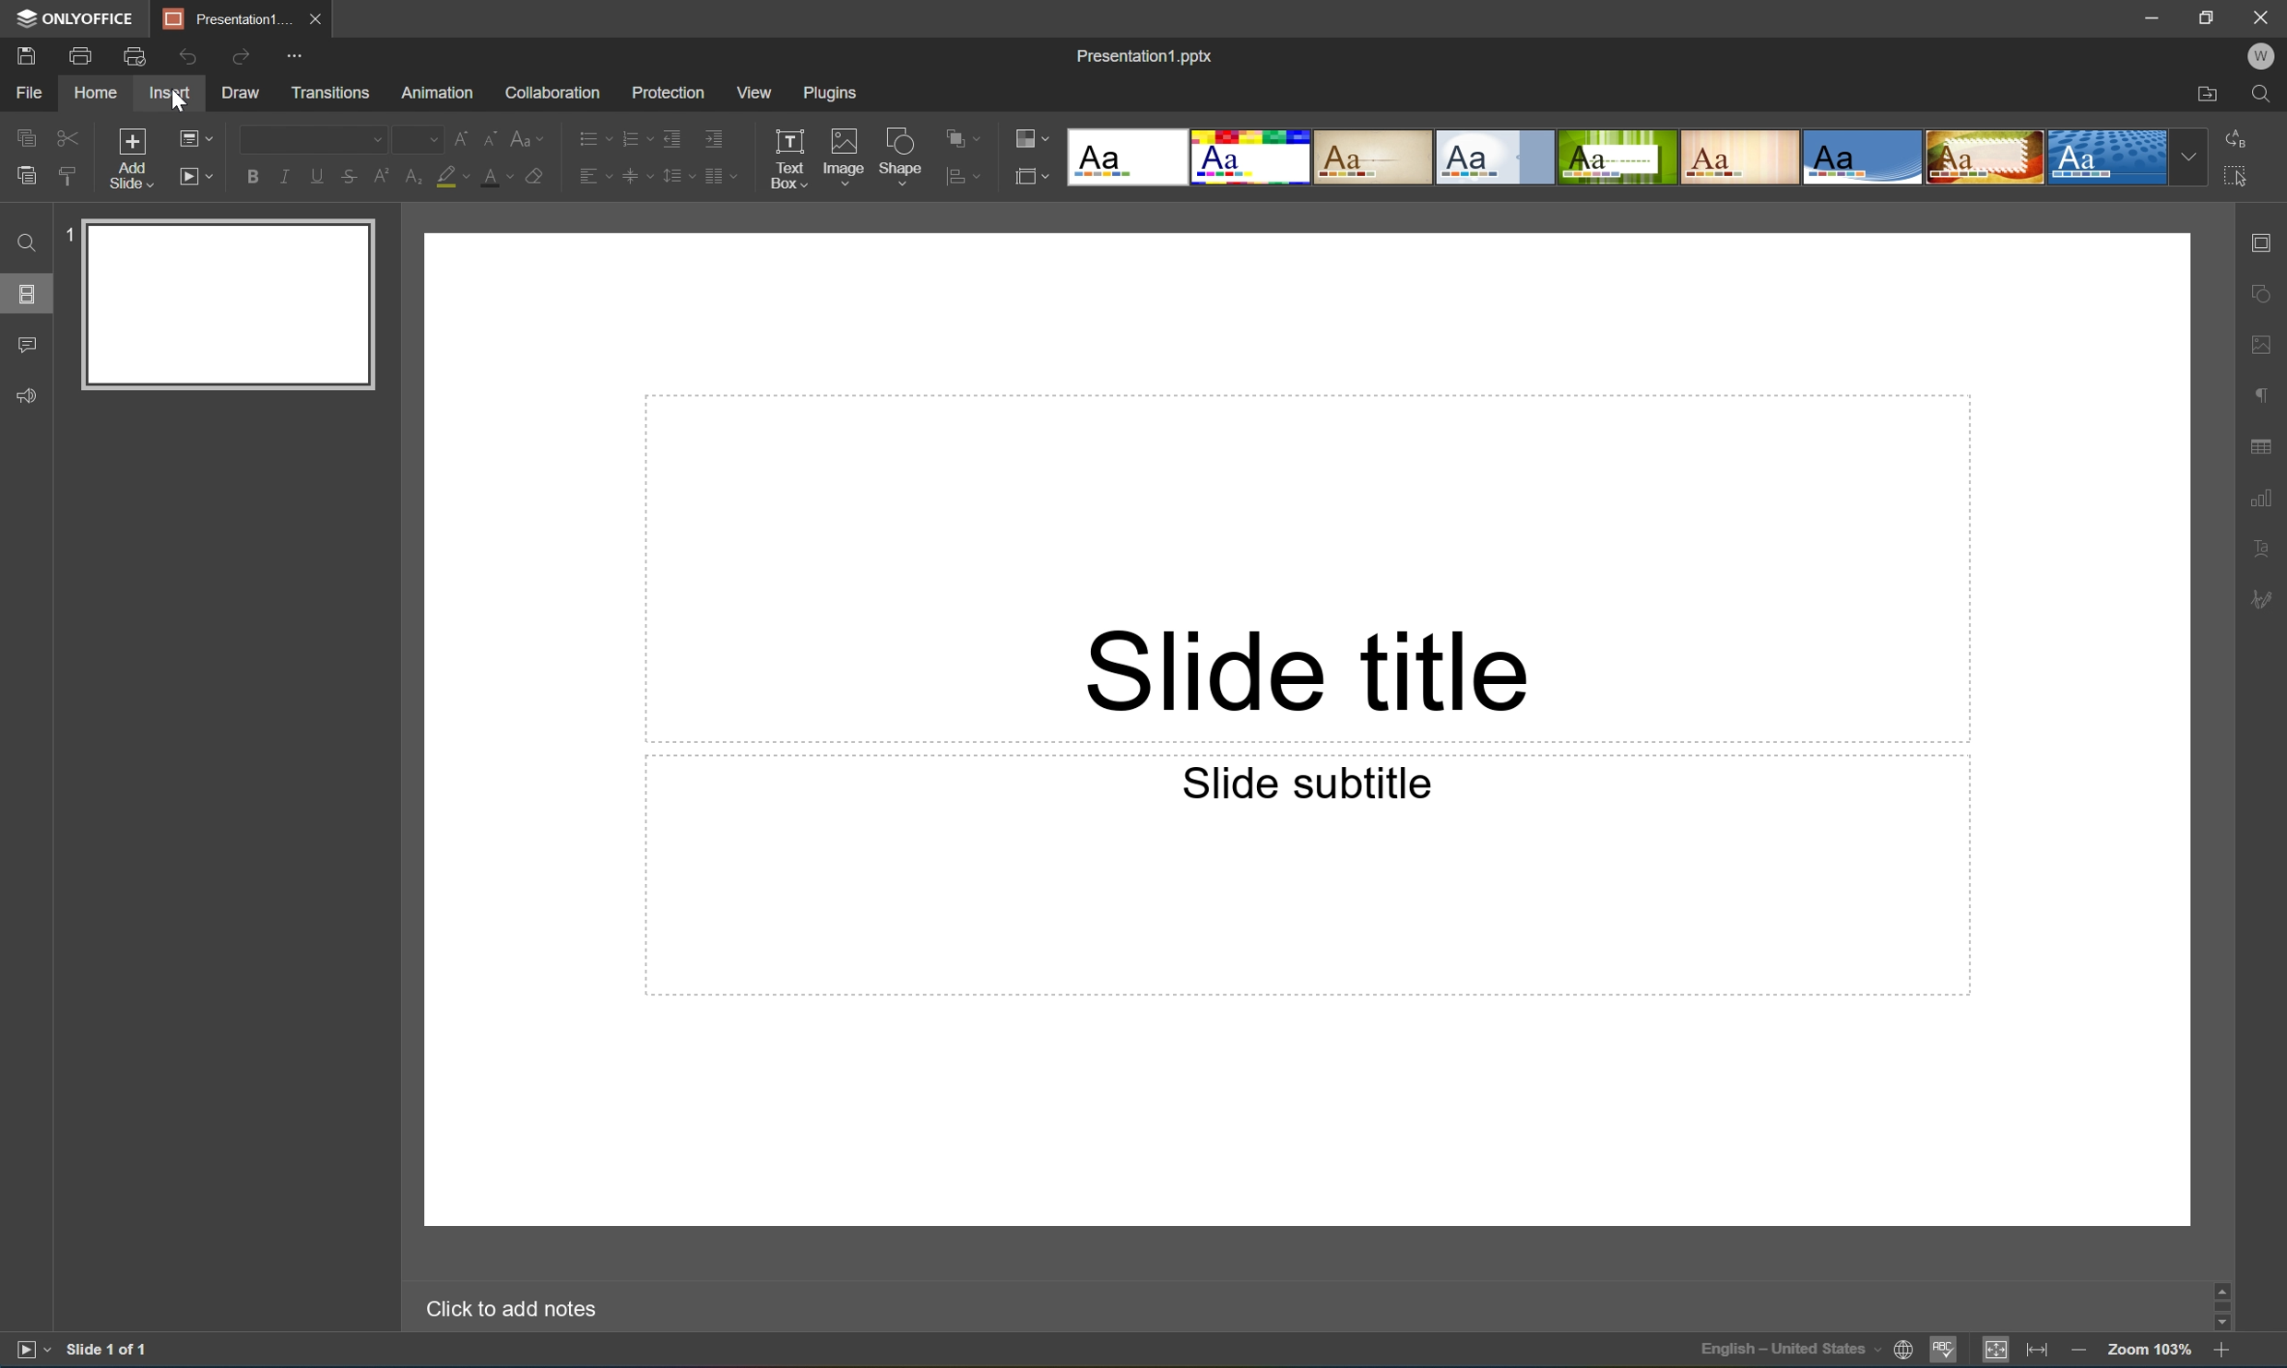 Image resolution: width=2287 pixels, height=1368 pixels. Describe the element at coordinates (1996, 1350) in the screenshot. I see `Fit to slide` at that location.